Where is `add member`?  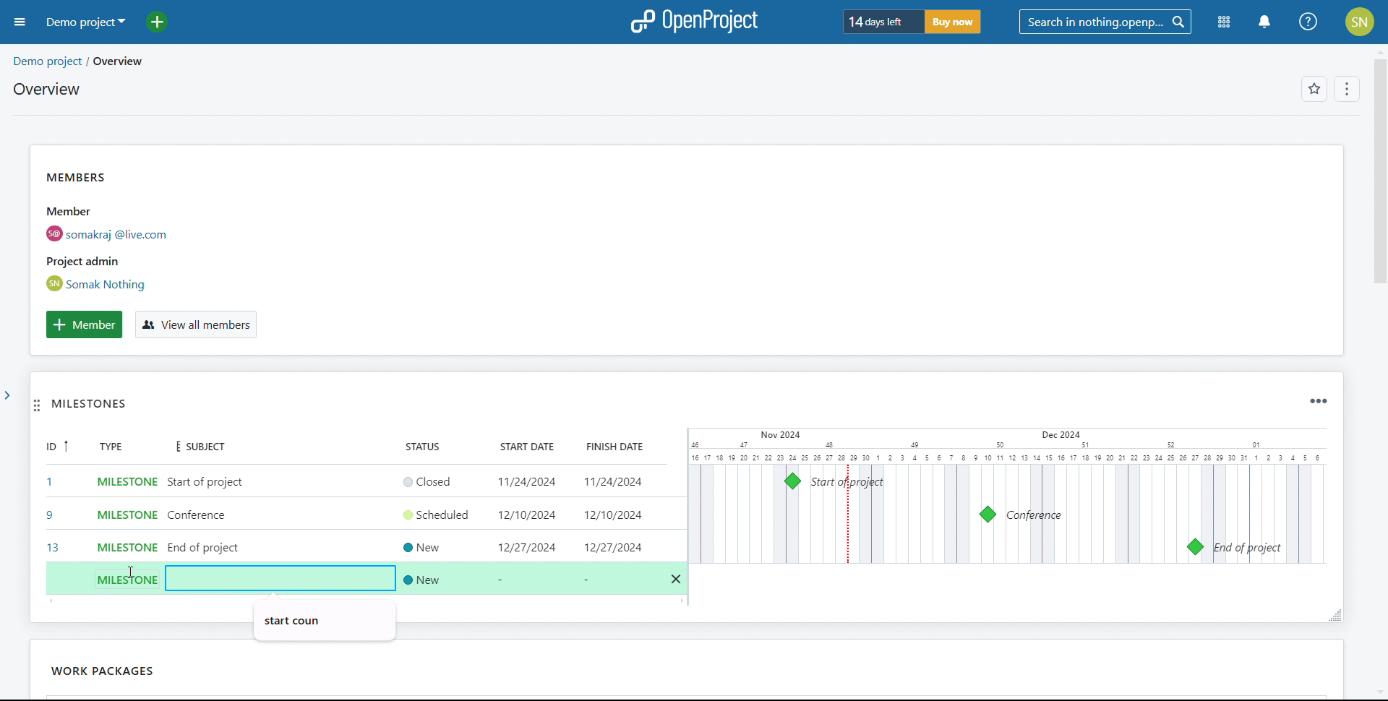
add member is located at coordinates (84, 324).